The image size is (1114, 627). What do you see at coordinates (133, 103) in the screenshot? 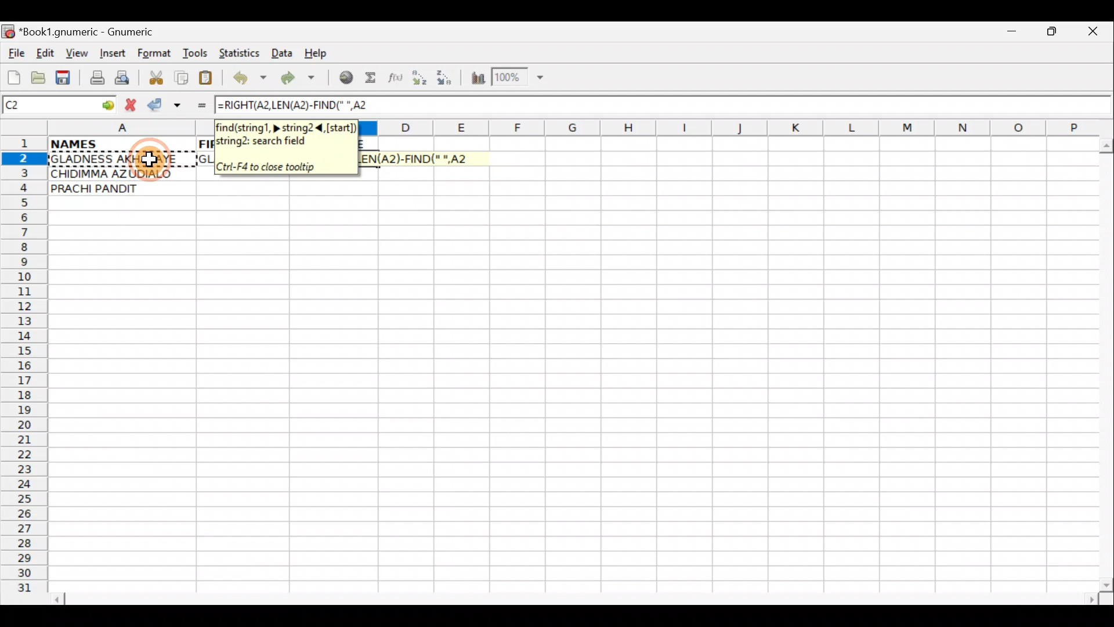
I see `Cancel change` at bounding box center [133, 103].